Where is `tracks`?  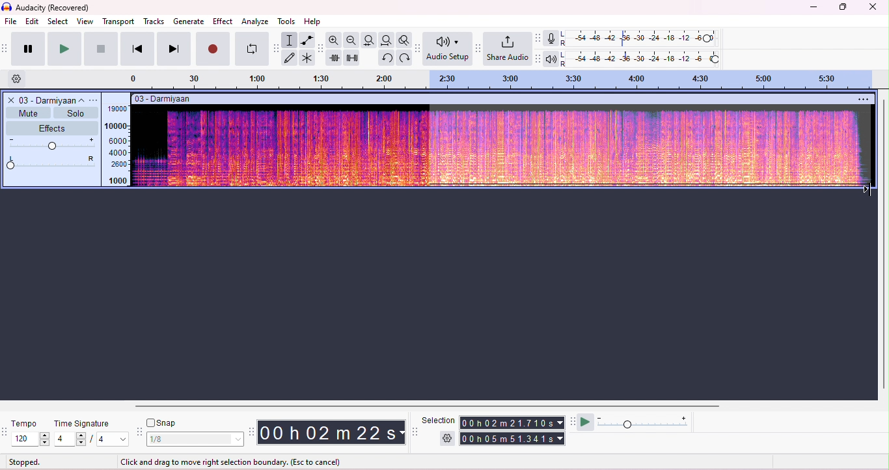 tracks is located at coordinates (154, 21).